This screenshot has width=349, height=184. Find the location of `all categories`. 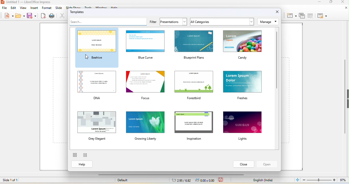

all categories is located at coordinates (222, 22).